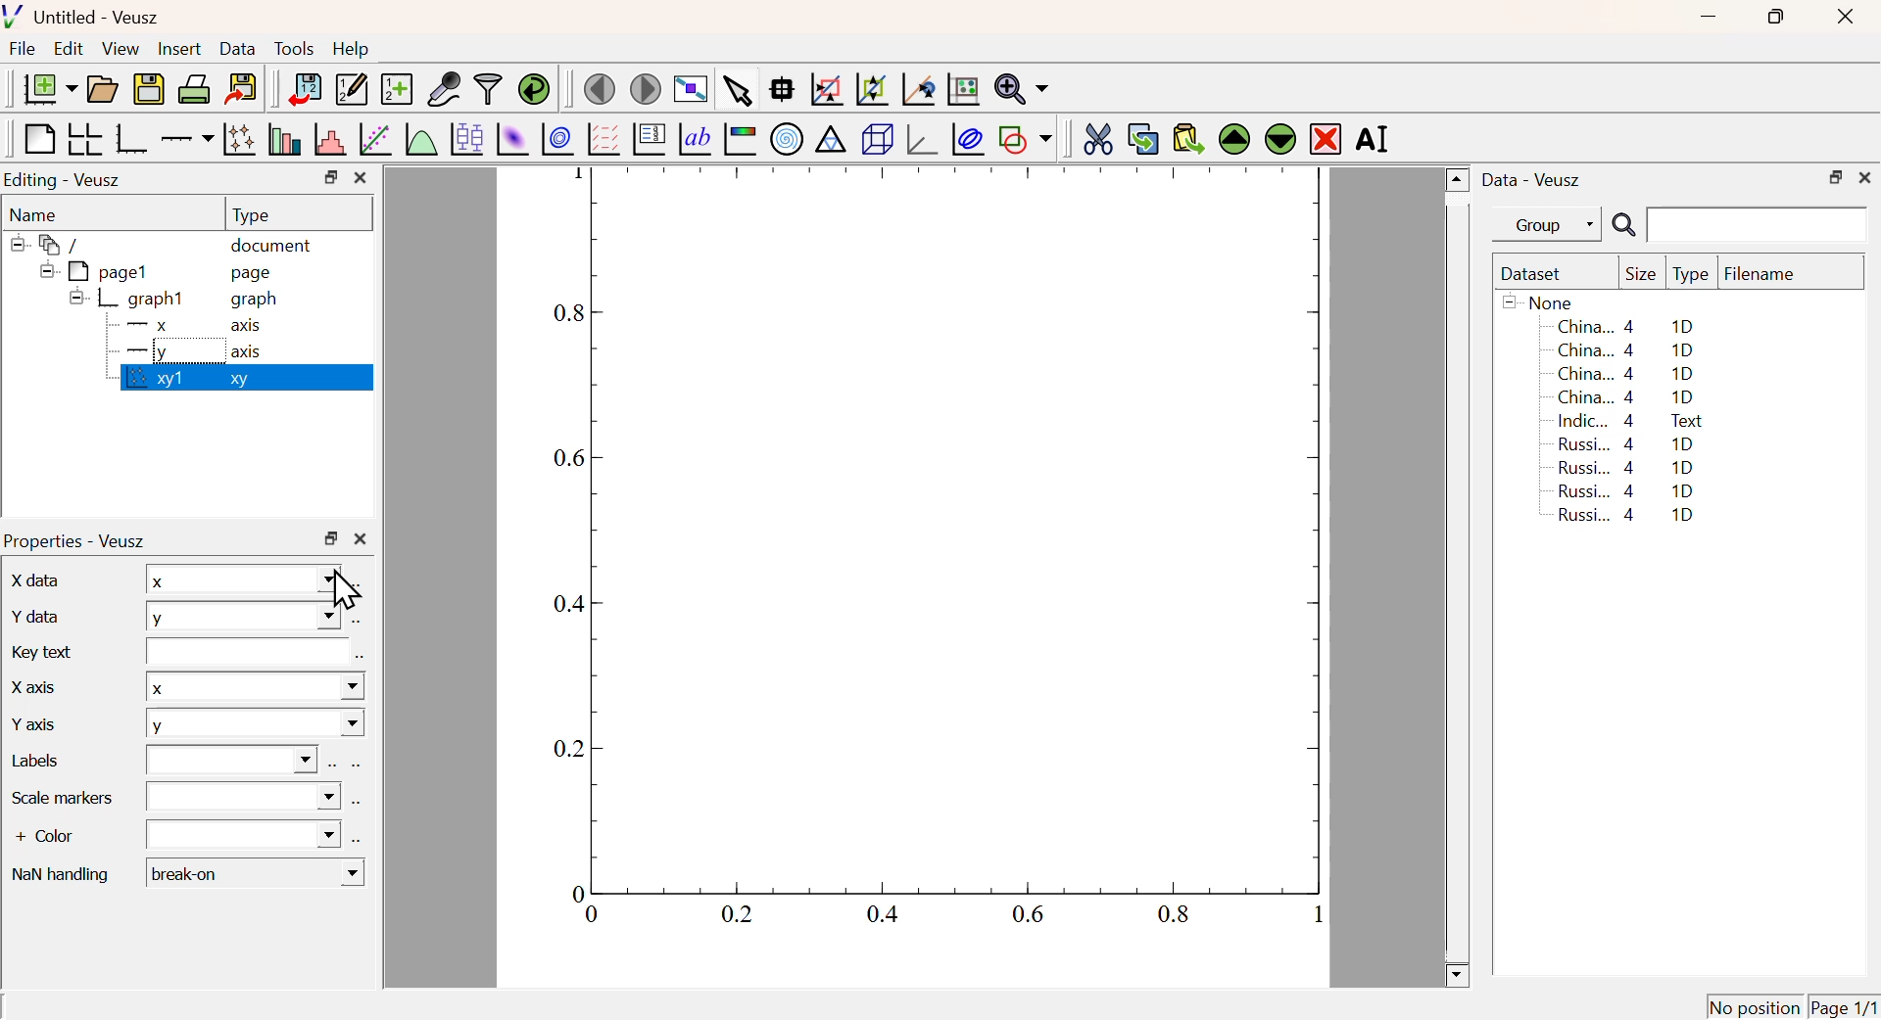 The image size is (1881, 1020). Describe the element at coordinates (1326, 140) in the screenshot. I see `Remove` at that location.